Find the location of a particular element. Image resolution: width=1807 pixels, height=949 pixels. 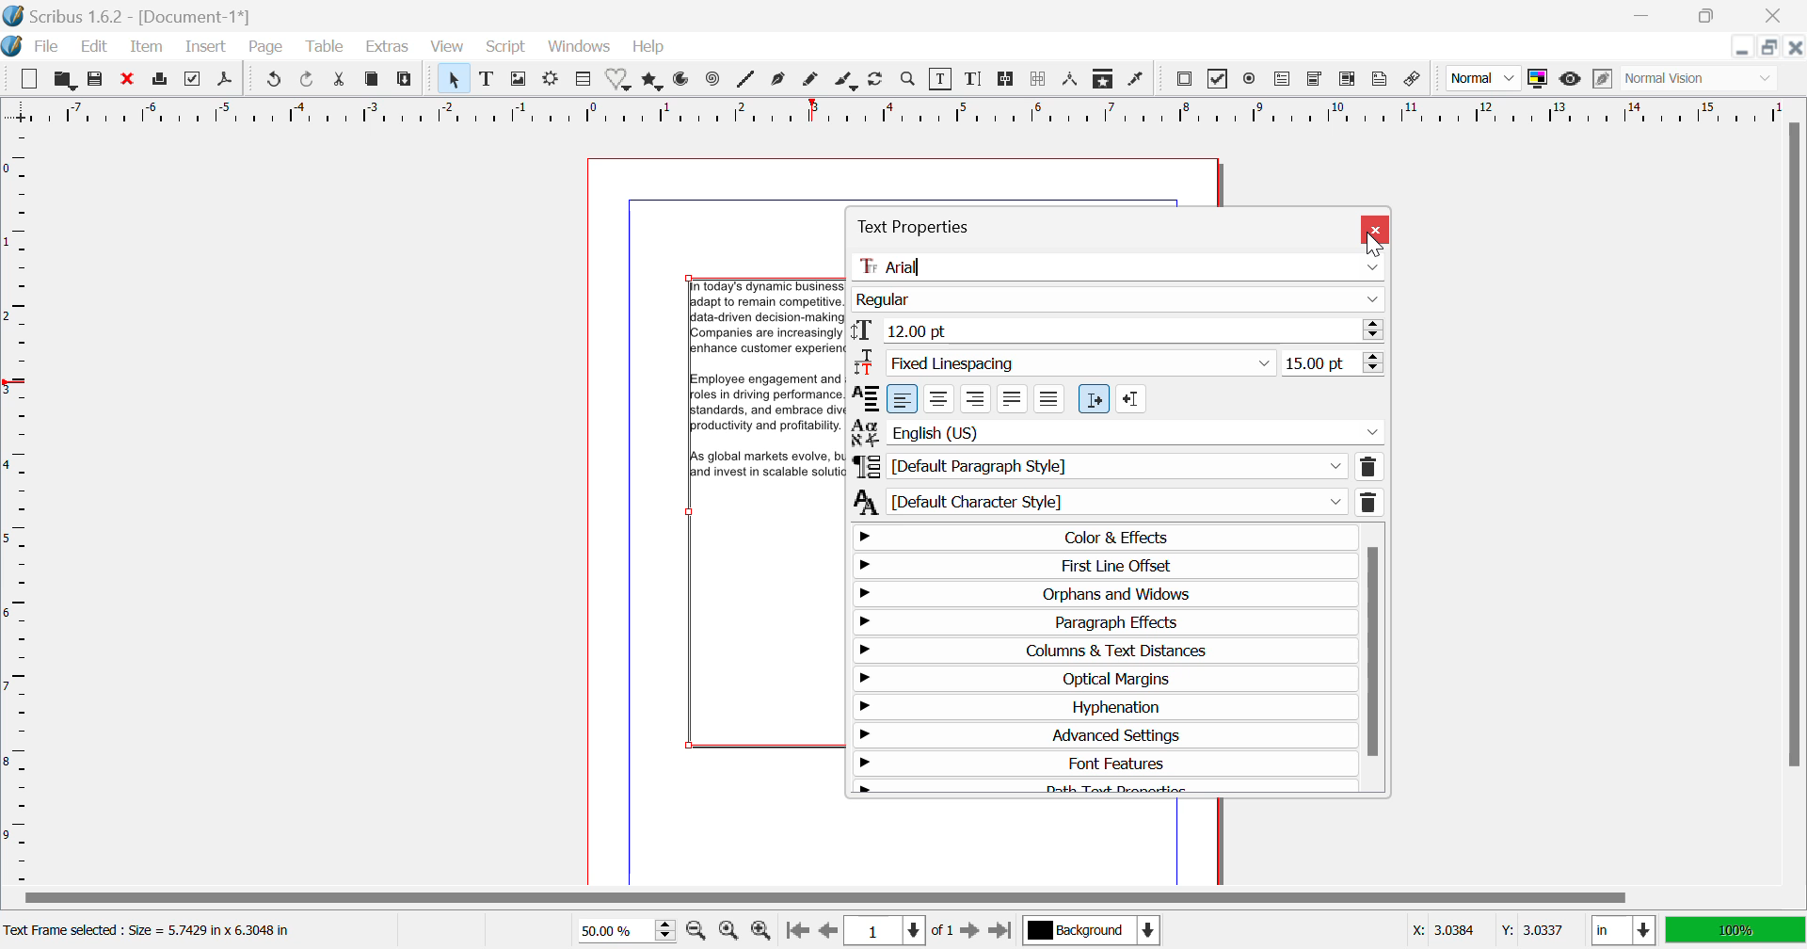

Minimize is located at coordinates (1768, 48).